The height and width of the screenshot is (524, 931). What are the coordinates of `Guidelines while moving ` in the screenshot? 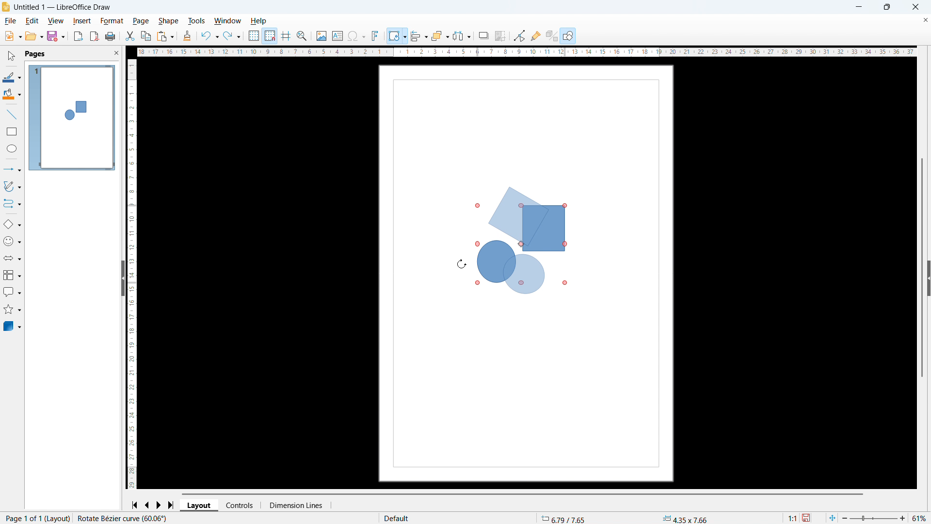 It's located at (287, 36).